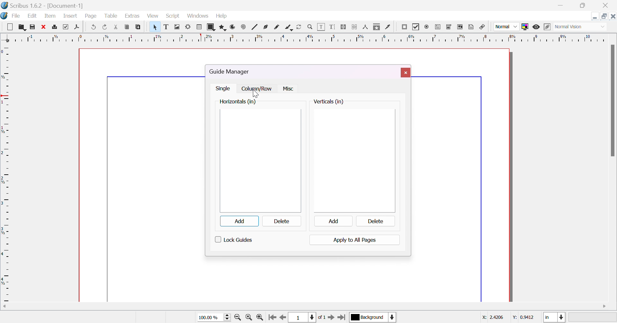  I want to click on extras, so click(135, 16).